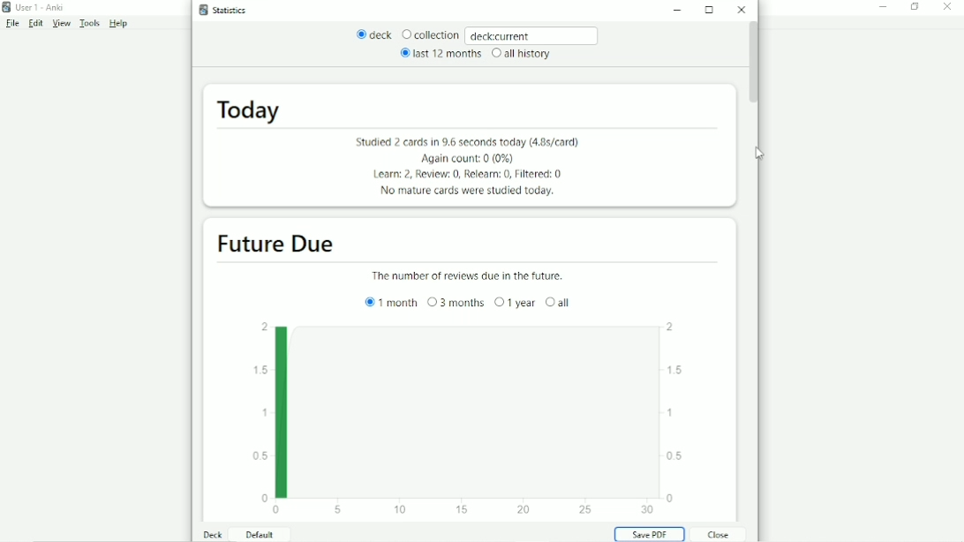 The width and height of the screenshot is (964, 542). I want to click on deck, so click(374, 35).